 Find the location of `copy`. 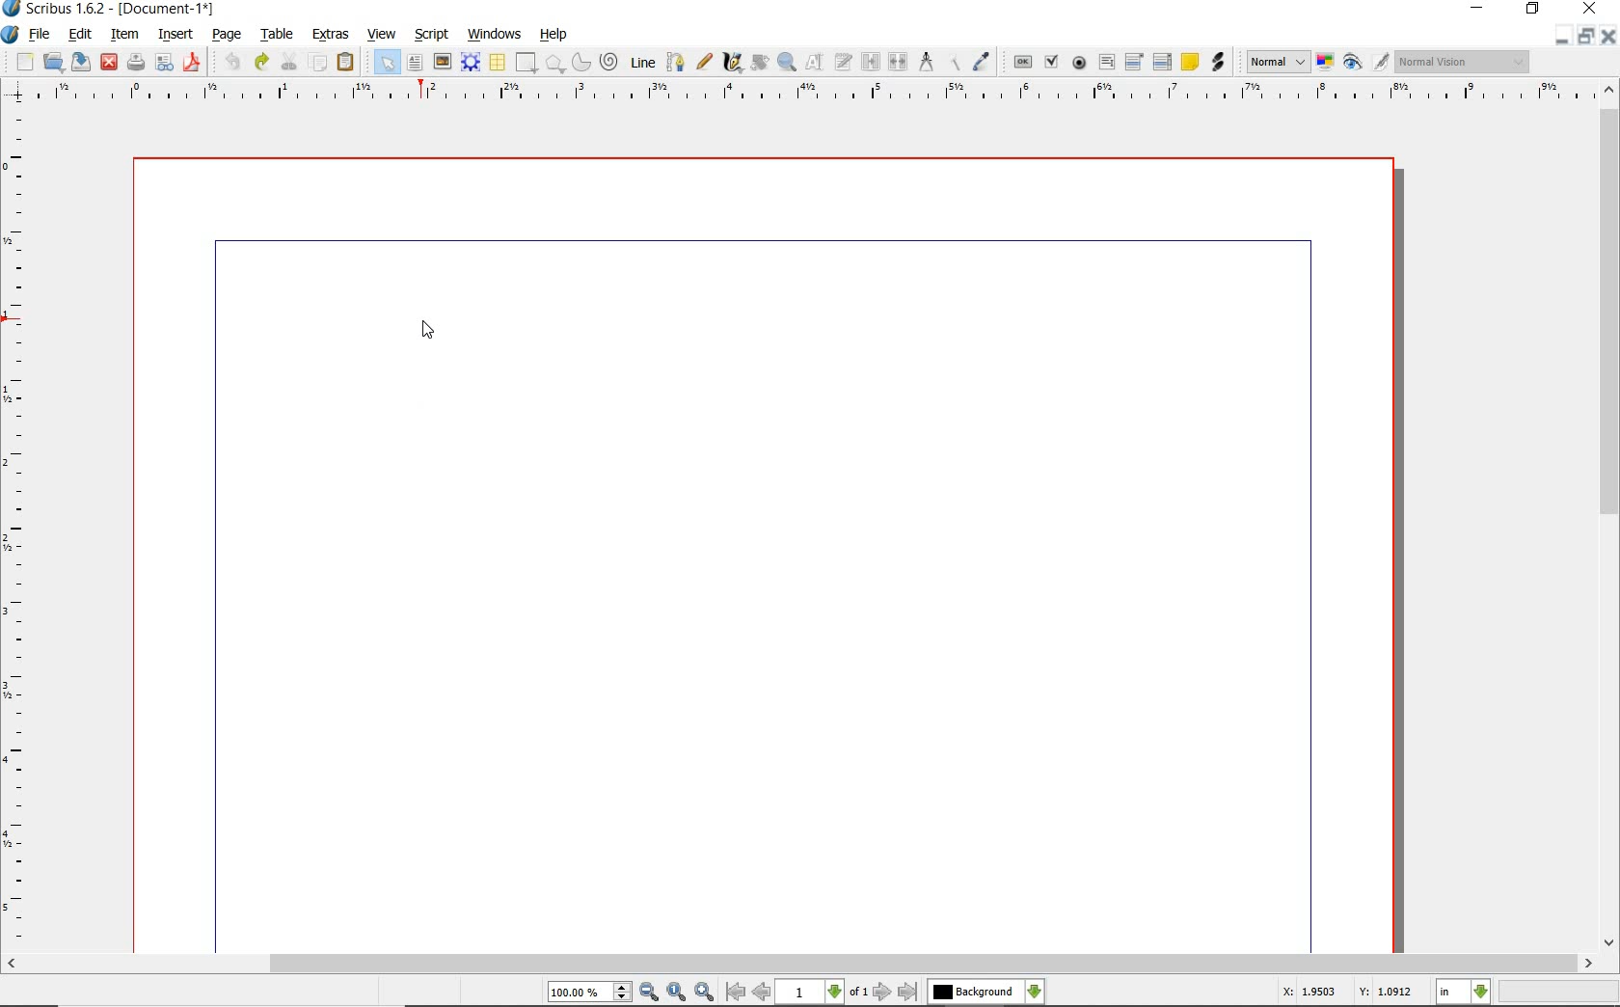

copy is located at coordinates (319, 64).